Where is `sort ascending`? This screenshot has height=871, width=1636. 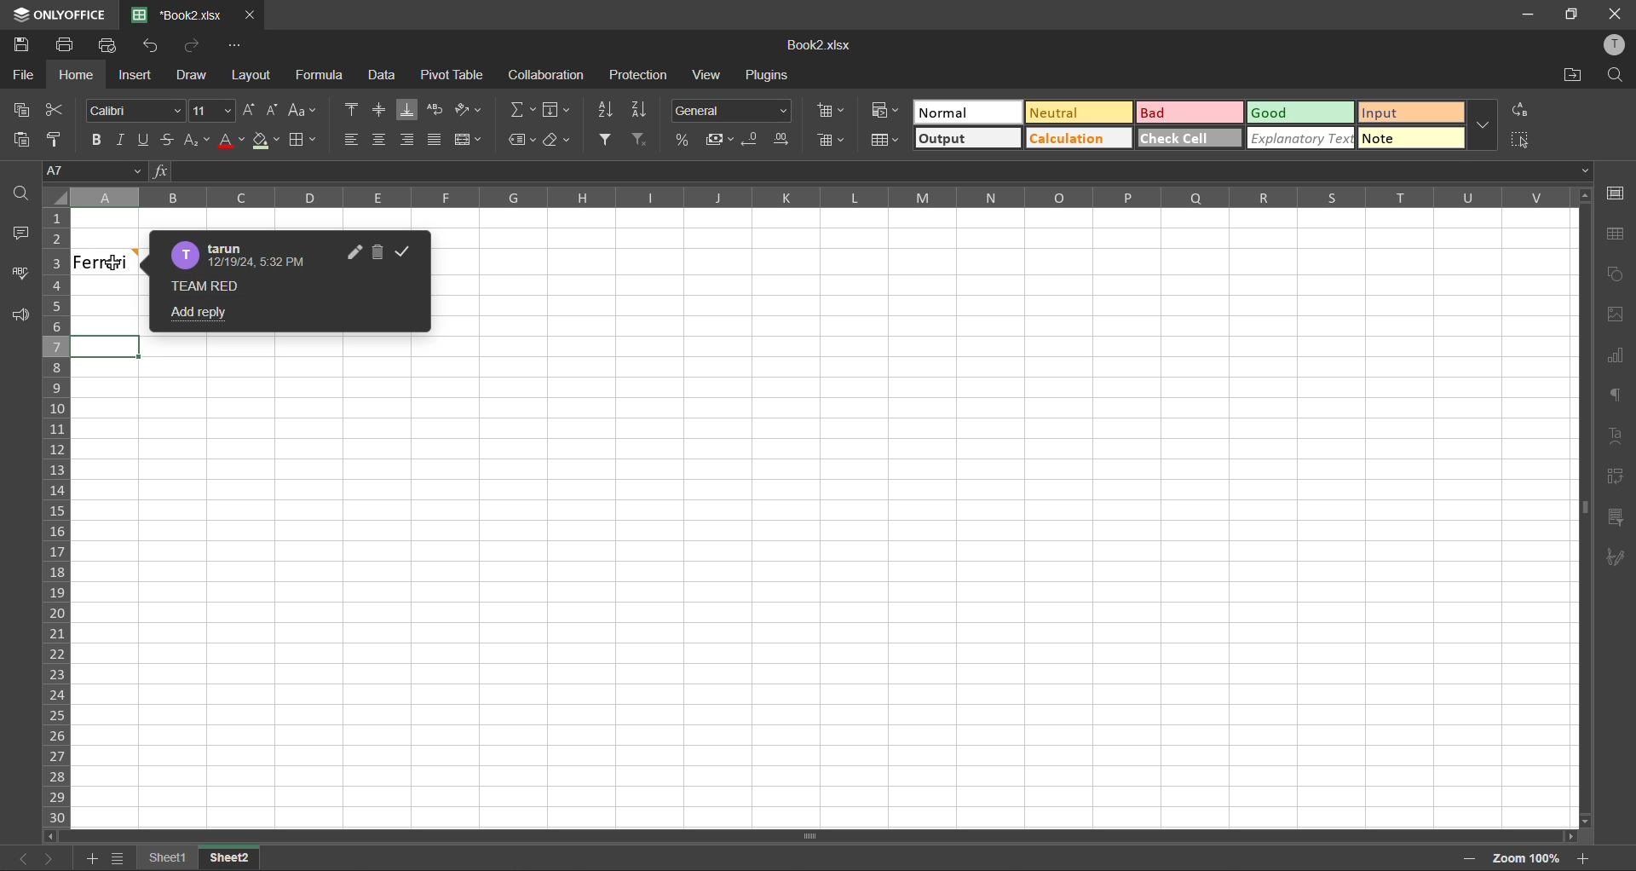
sort ascending is located at coordinates (605, 111).